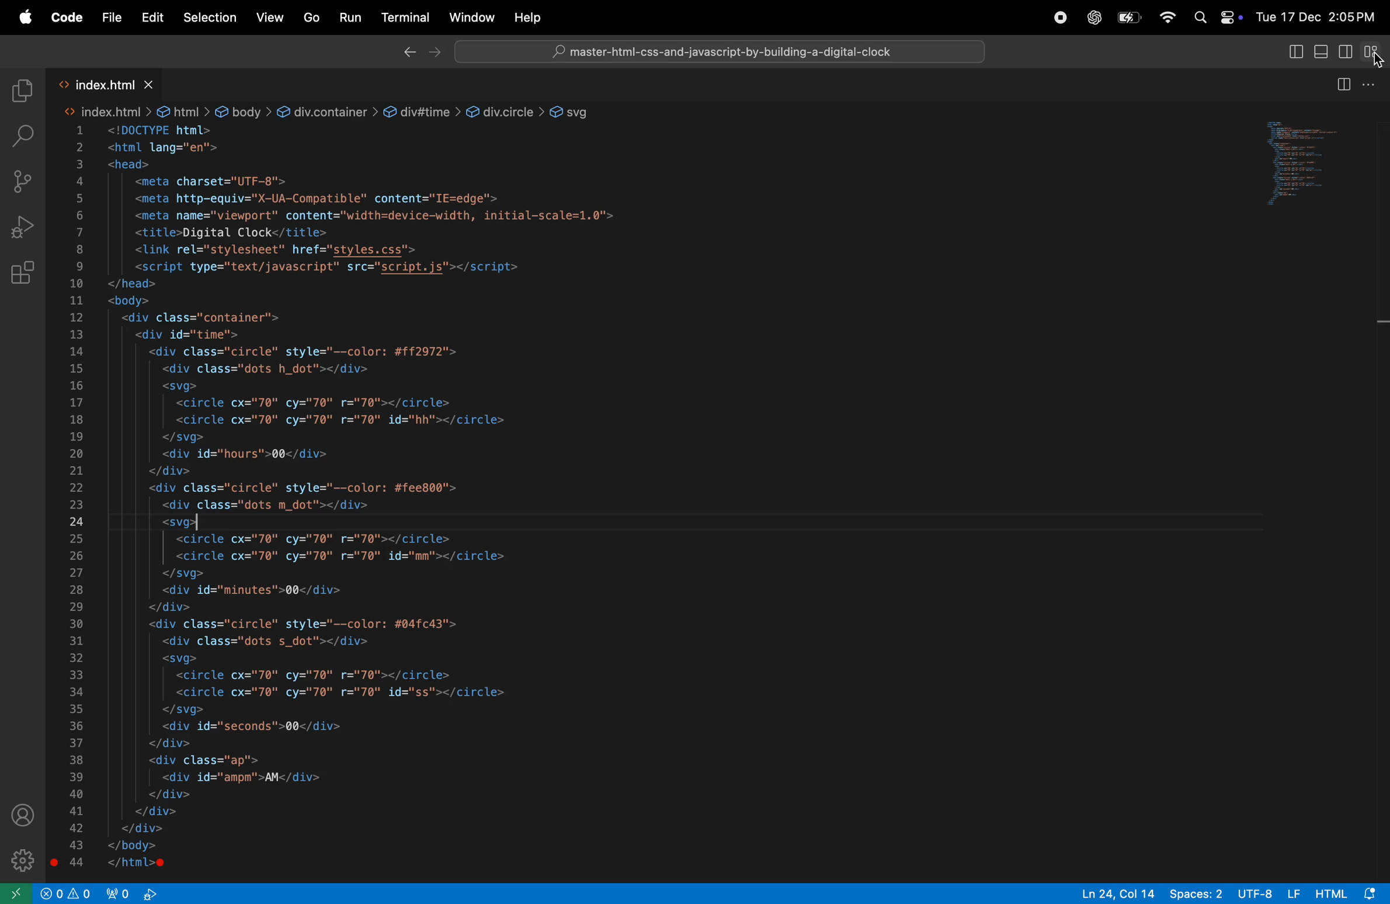 The height and width of the screenshot is (904, 1390). Describe the element at coordinates (1349, 892) in the screenshot. I see `html` at that location.